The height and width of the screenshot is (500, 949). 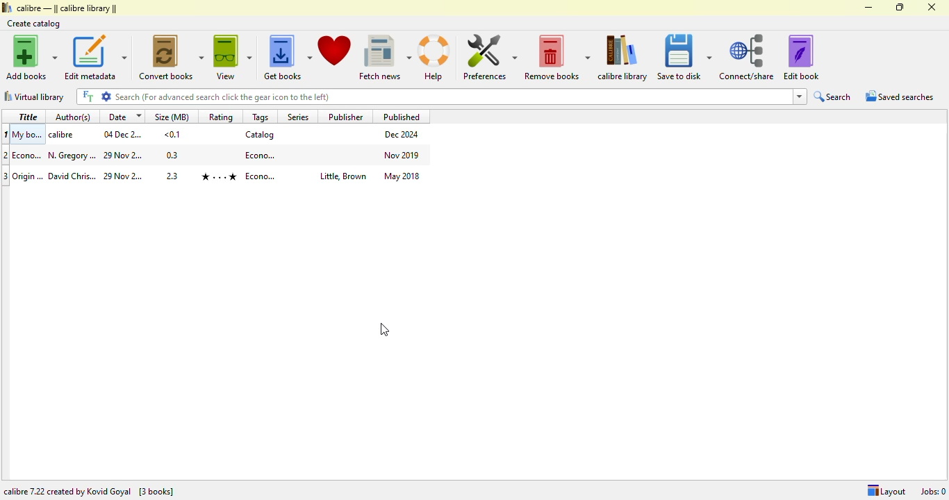 What do you see at coordinates (556, 57) in the screenshot?
I see `remove books` at bounding box center [556, 57].